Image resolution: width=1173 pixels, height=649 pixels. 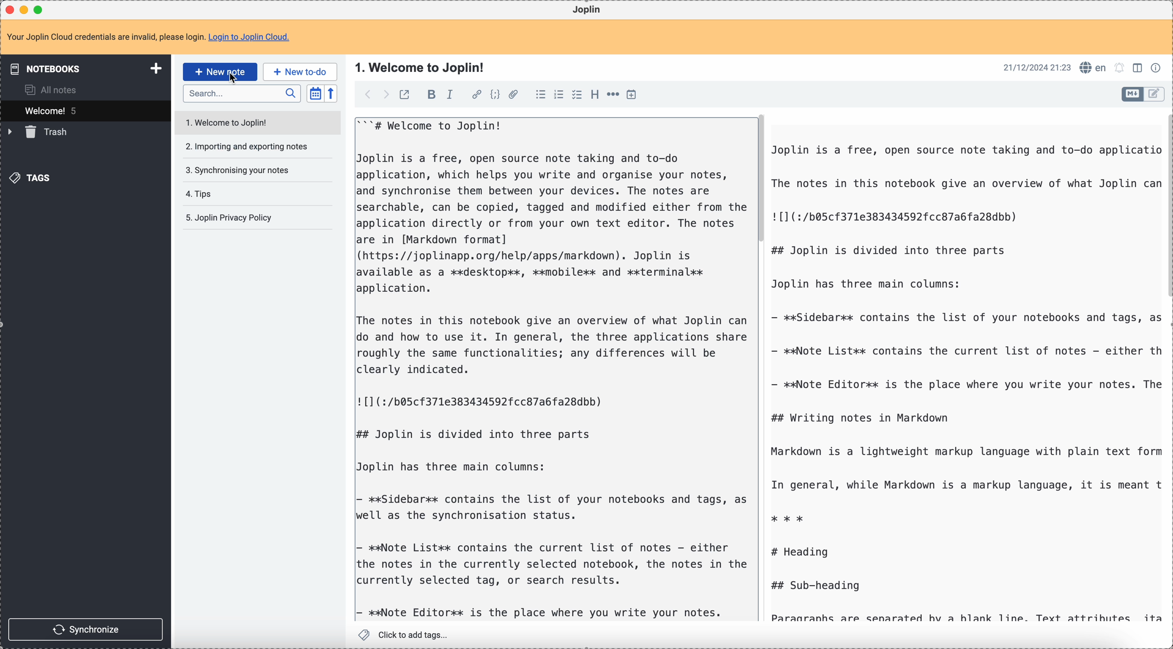 I want to click on search bar, so click(x=241, y=94).